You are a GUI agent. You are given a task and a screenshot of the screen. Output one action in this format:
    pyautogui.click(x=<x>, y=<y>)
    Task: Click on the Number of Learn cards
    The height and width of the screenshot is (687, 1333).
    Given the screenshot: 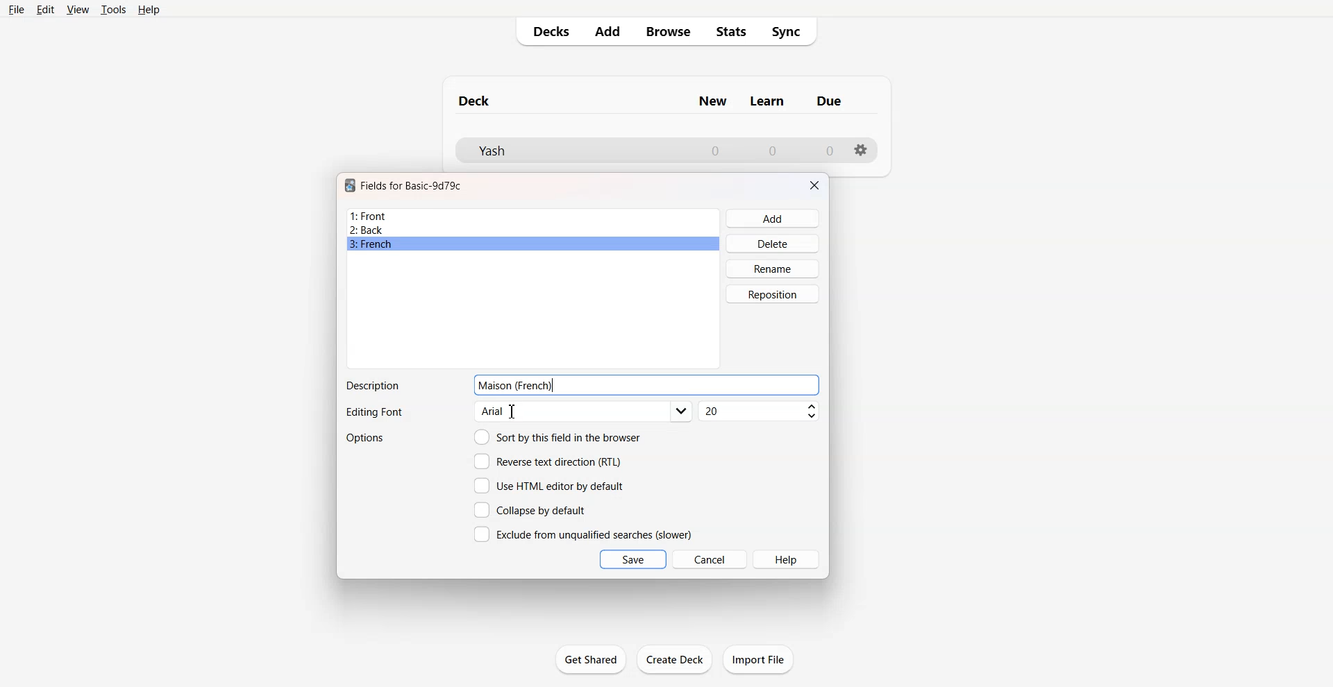 What is the action you would take?
    pyautogui.click(x=773, y=150)
    